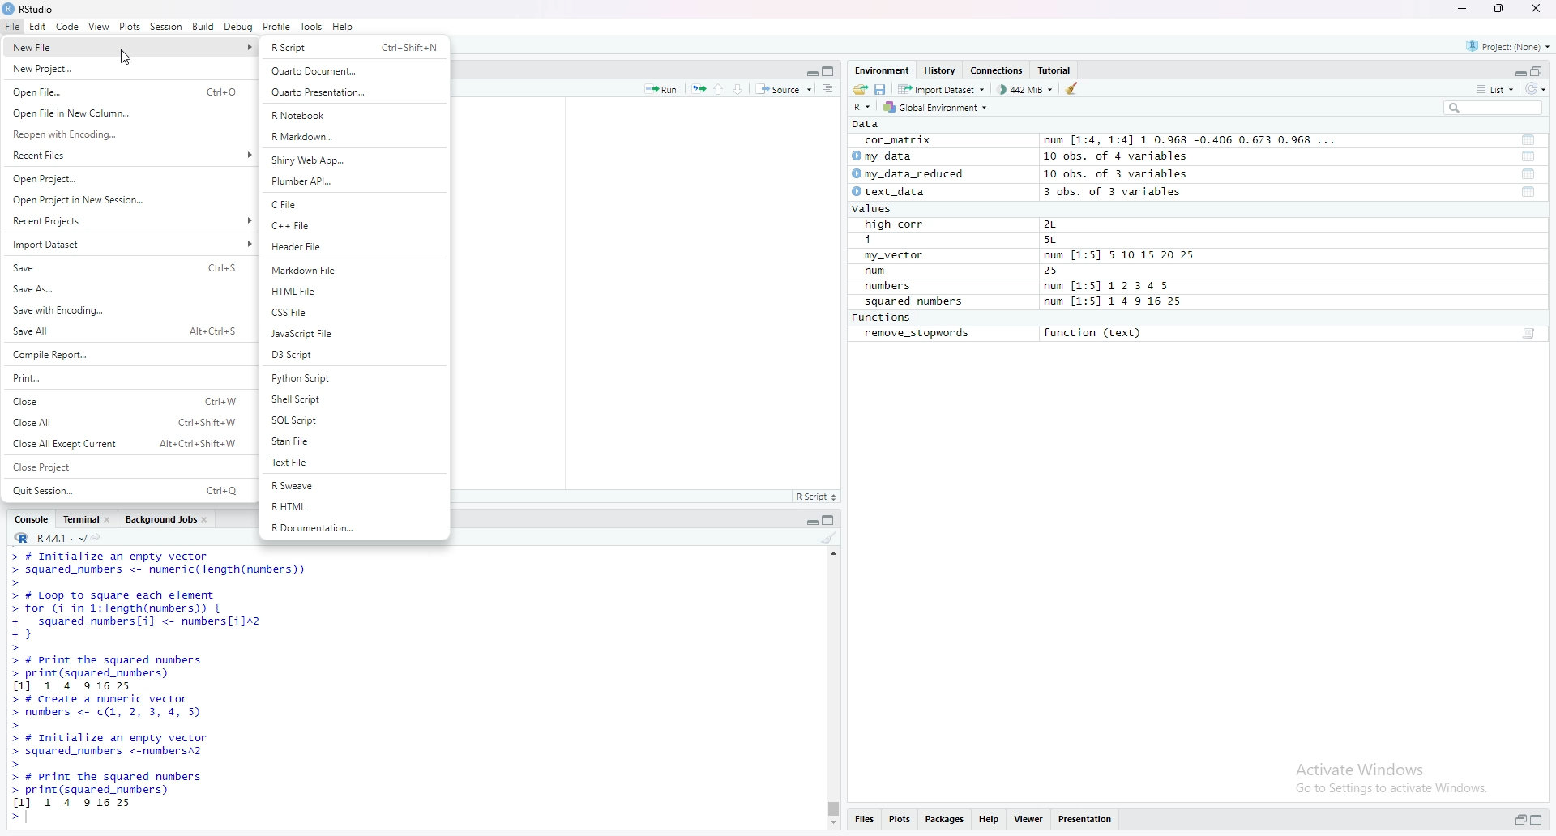 The height and width of the screenshot is (836, 1556). I want to click on D3 Script, so click(353, 354).